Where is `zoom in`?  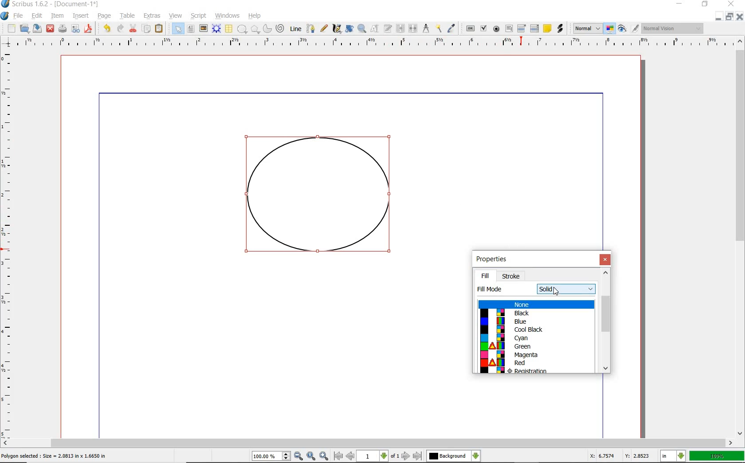
zoom in is located at coordinates (325, 455).